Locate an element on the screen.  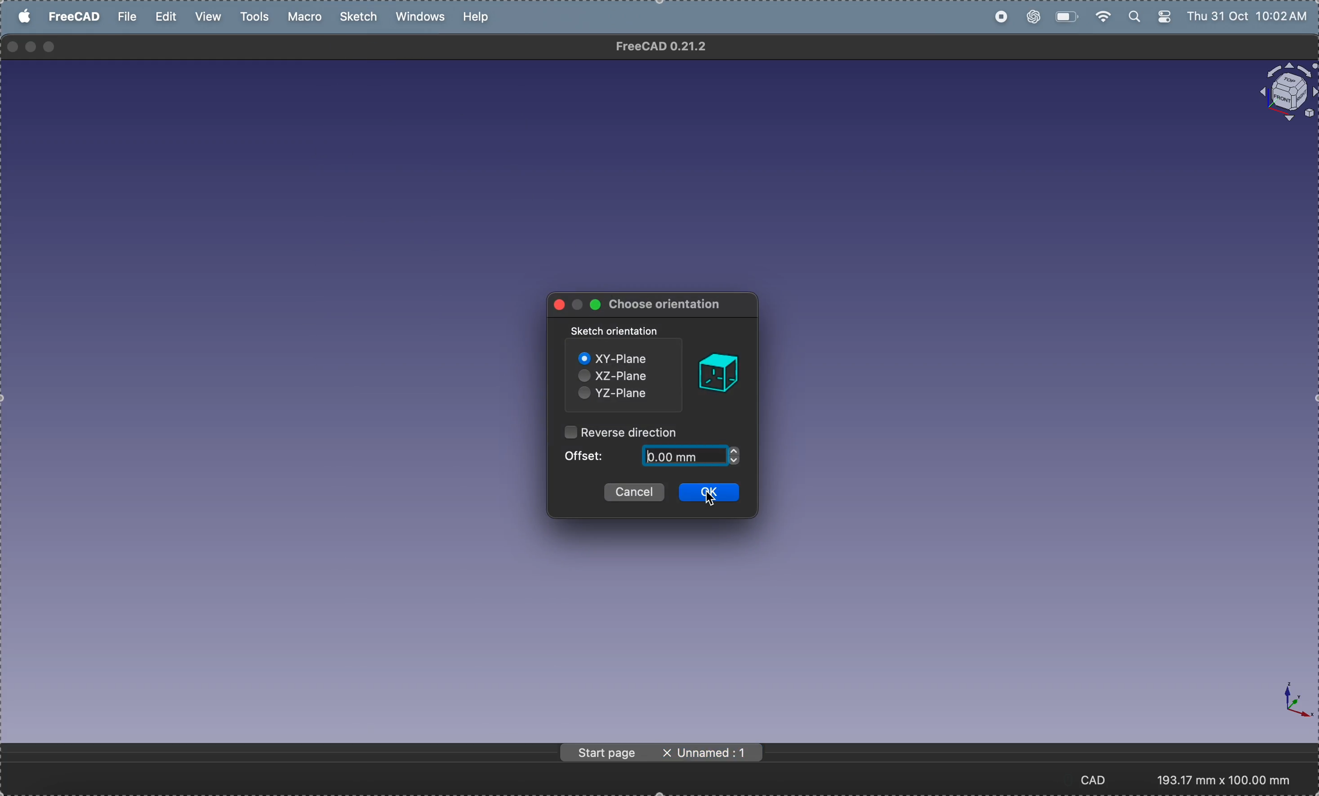
view is located at coordinates (207, 17).